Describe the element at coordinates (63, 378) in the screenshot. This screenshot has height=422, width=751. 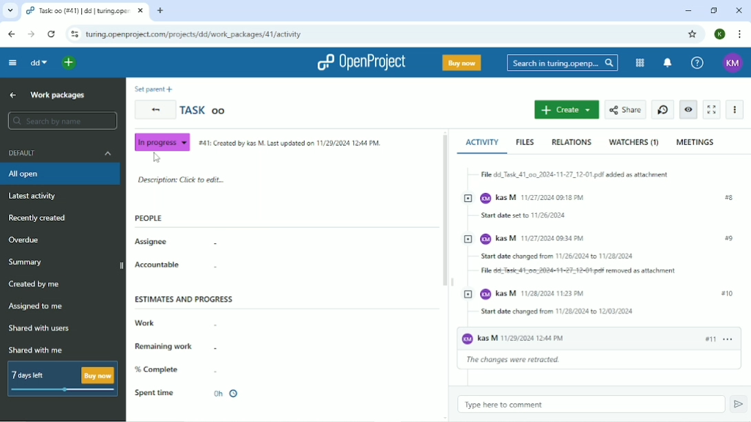
I see `7 days left` at that location.